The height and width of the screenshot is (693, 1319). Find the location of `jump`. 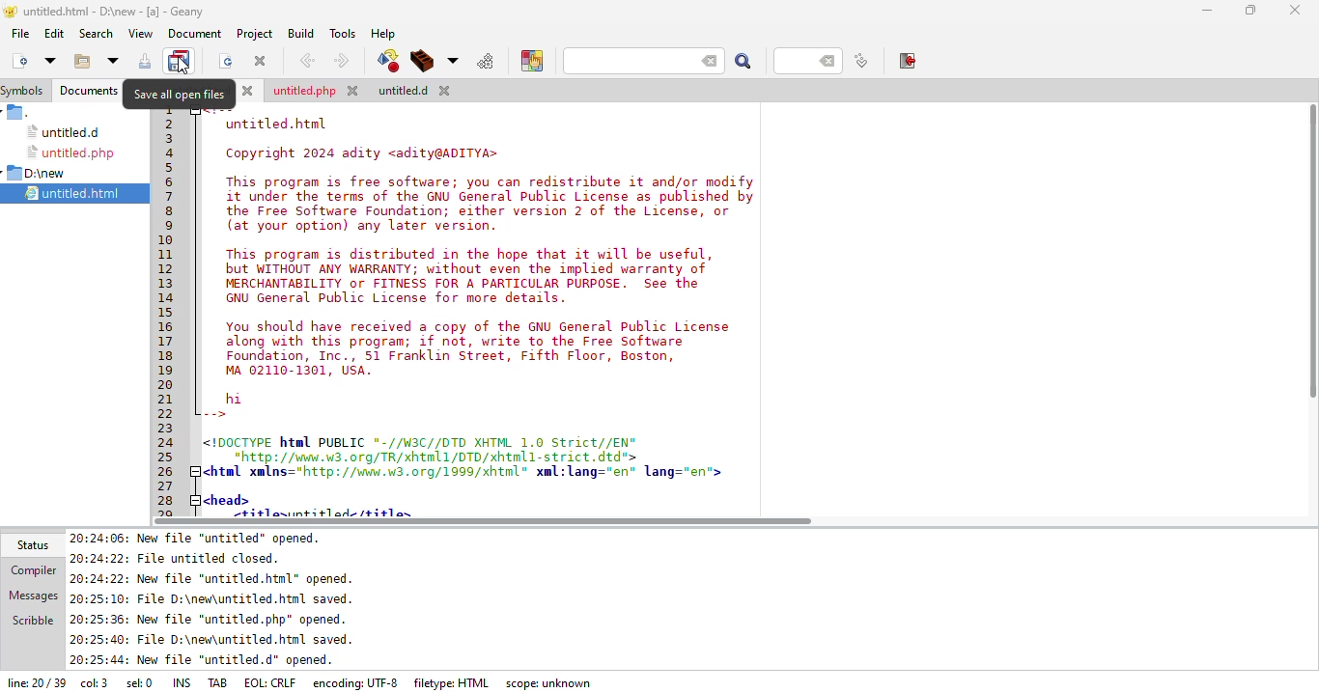

jump is located at coordinates (863, 61).